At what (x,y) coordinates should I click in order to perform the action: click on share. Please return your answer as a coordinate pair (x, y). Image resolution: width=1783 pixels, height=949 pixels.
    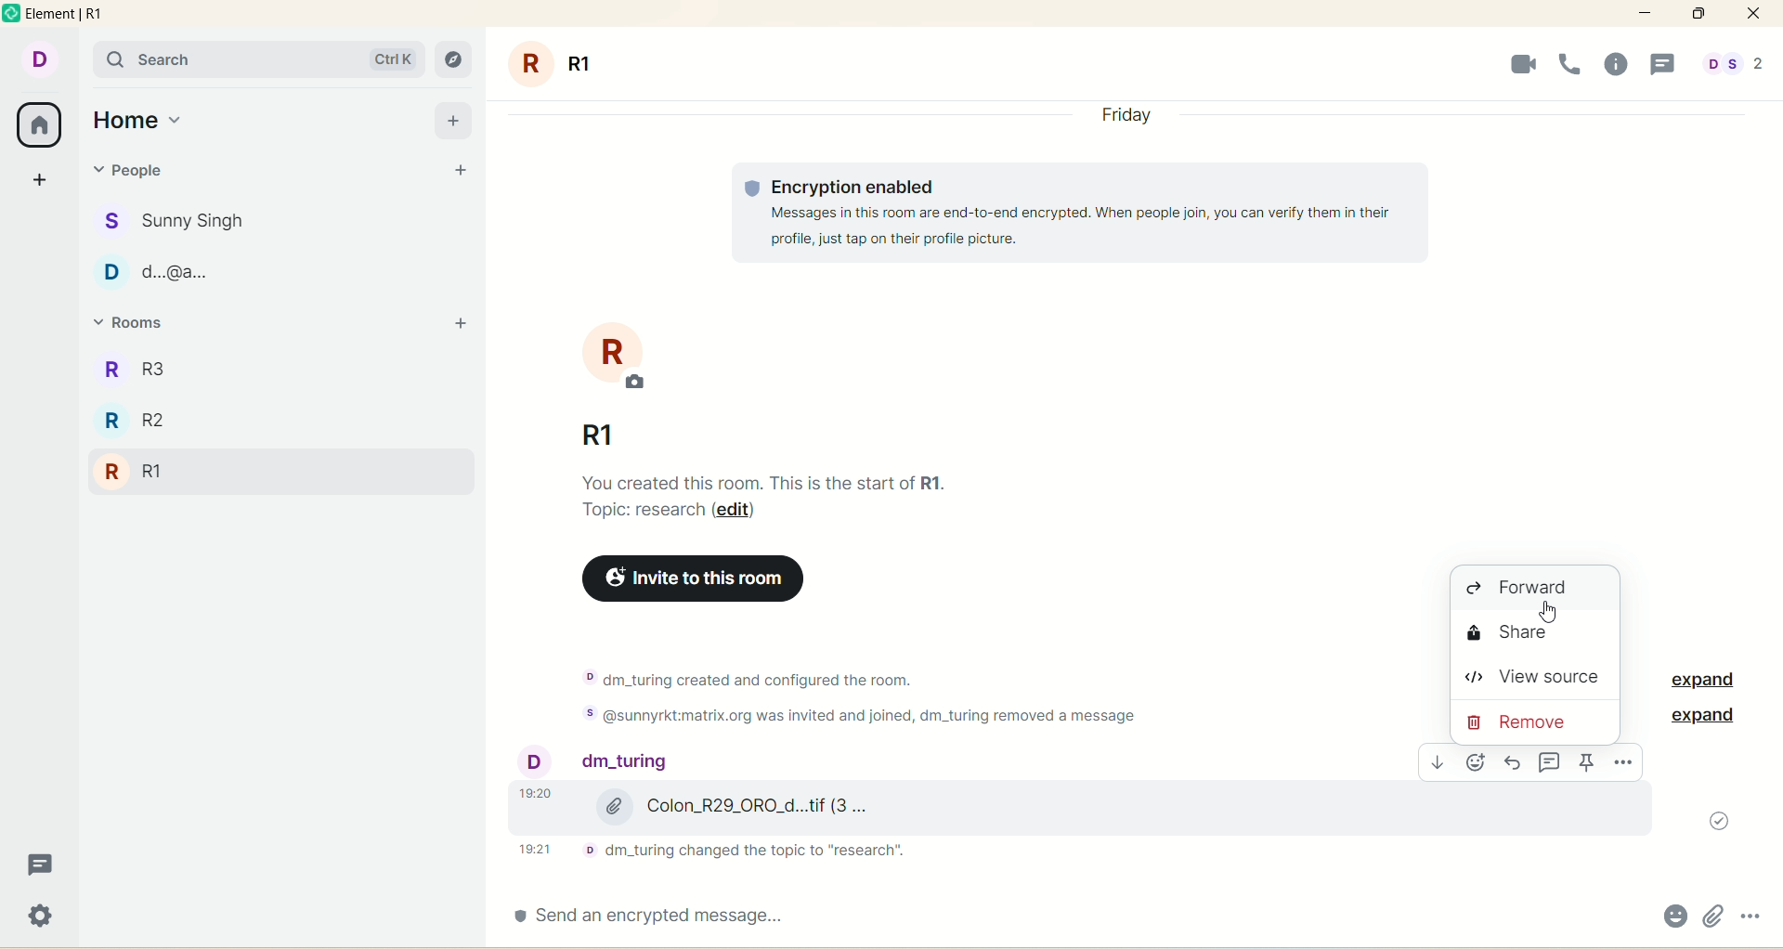
    Looking at the image, I should click on (1518, 636).